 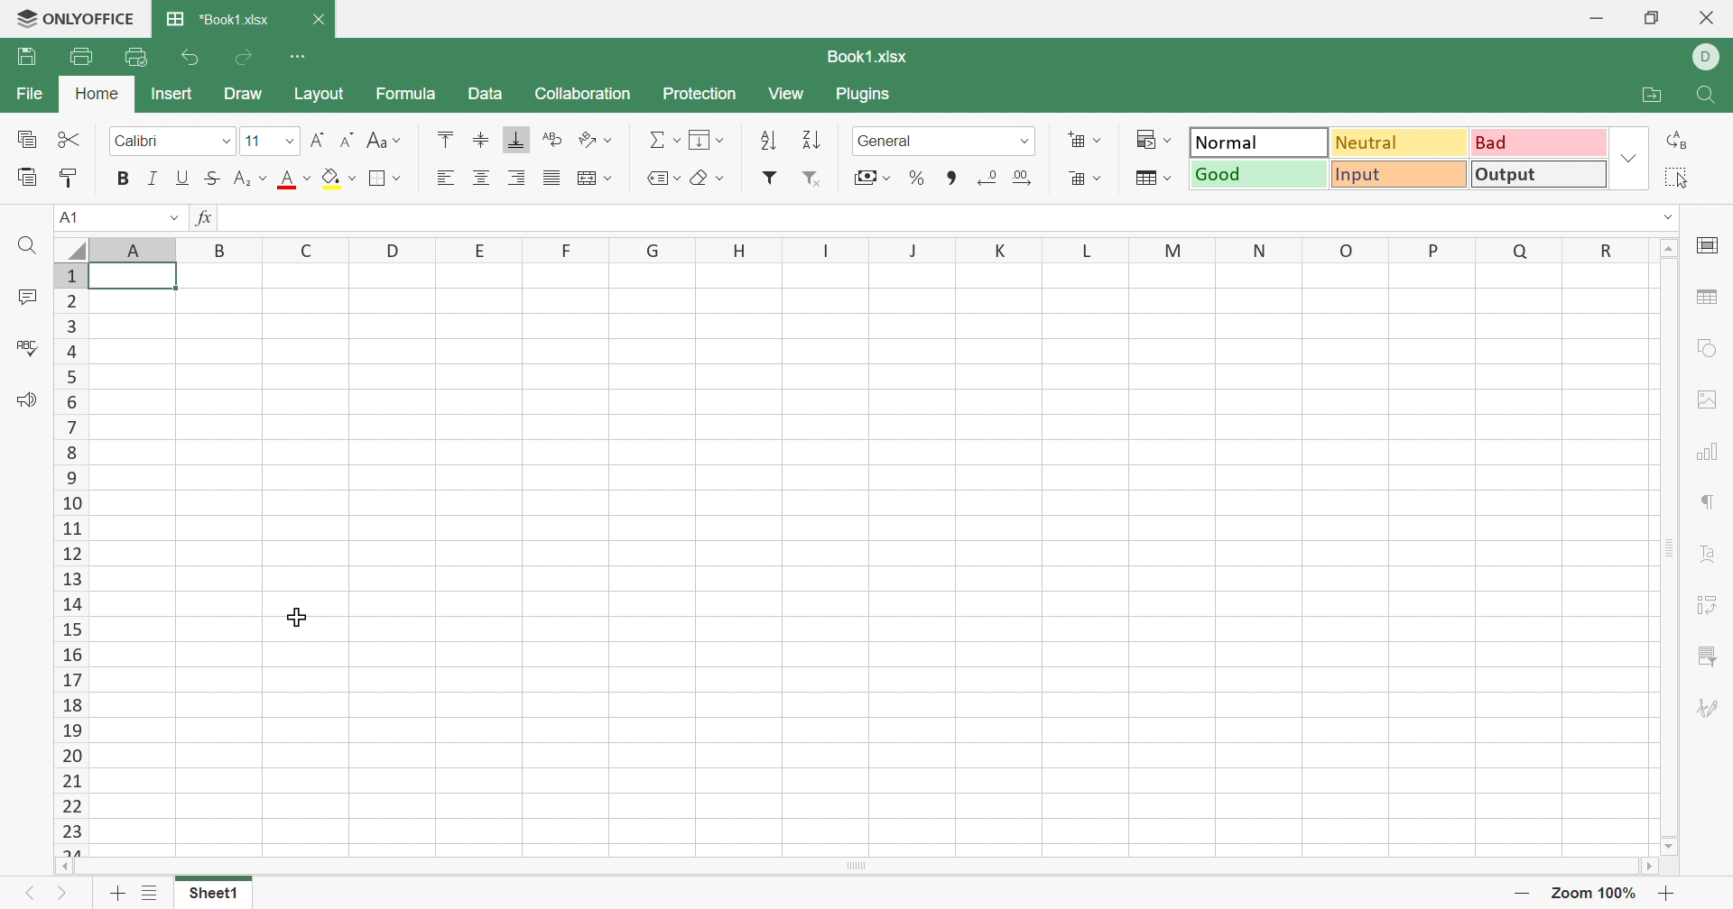 What do you see at coordinates (551, 179) in the screenshot?
I see `Justified` at bounding box center [551, 179].